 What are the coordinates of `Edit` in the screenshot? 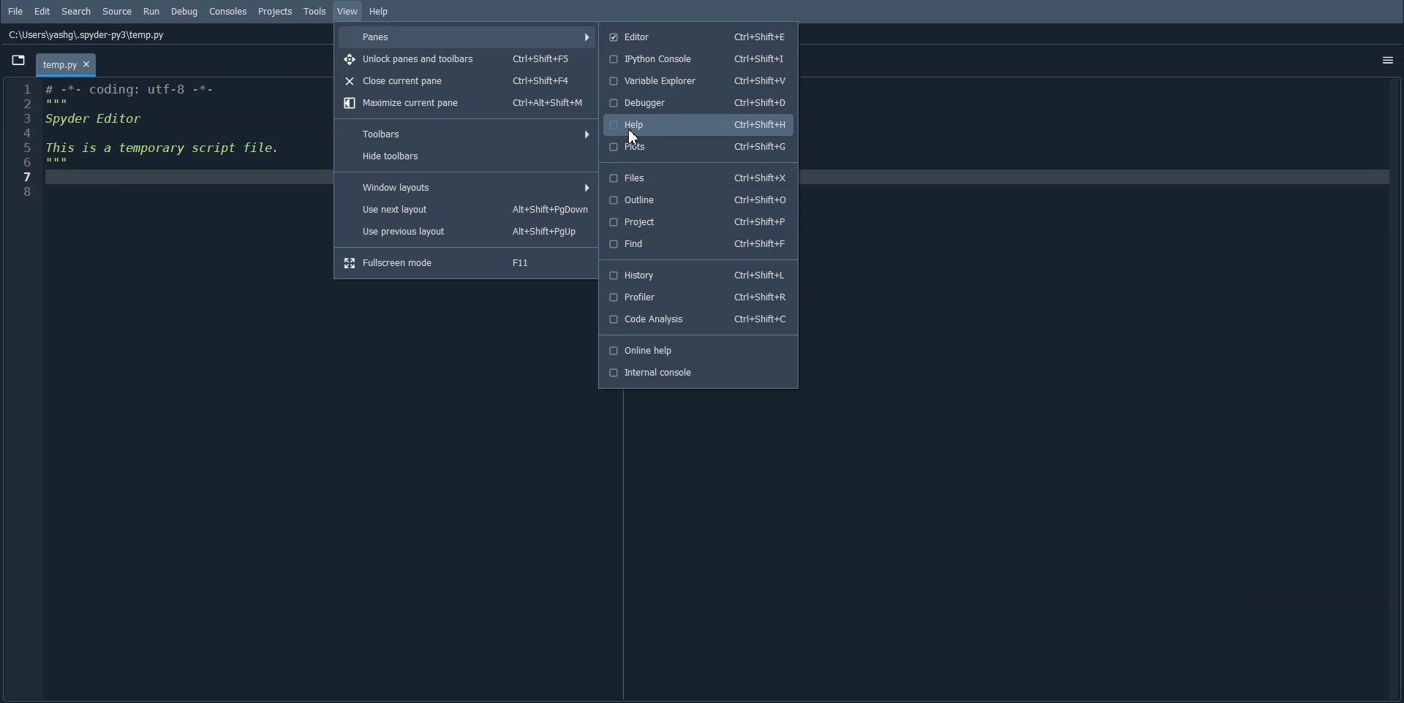 It's located at (42, 12).